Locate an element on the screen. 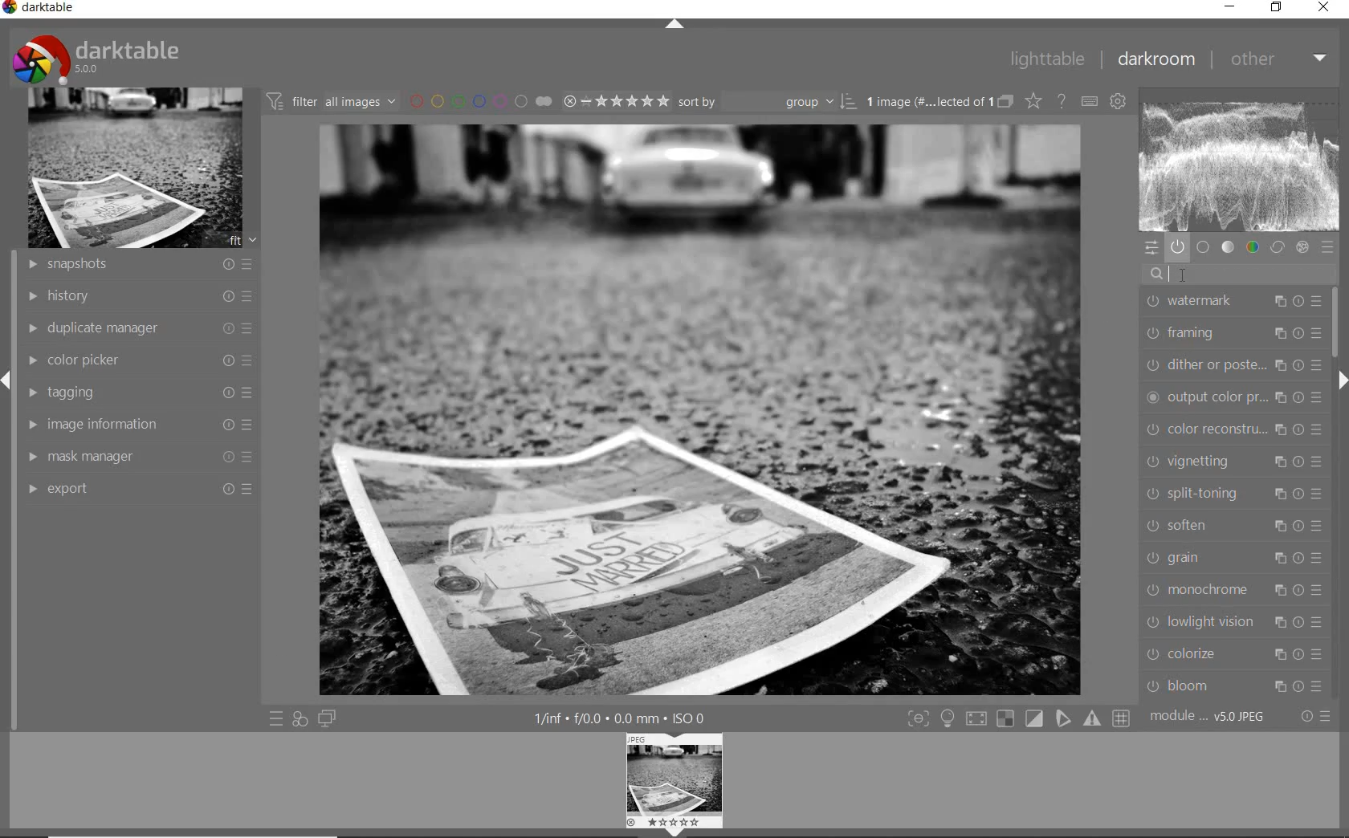  lowlight vision is located at coordinates (1233, 622).